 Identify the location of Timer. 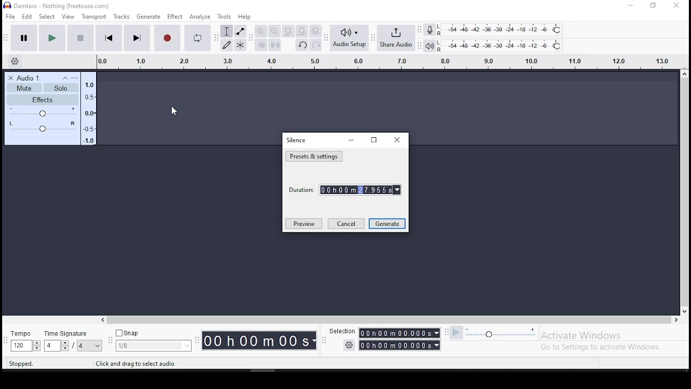
(262, 343).